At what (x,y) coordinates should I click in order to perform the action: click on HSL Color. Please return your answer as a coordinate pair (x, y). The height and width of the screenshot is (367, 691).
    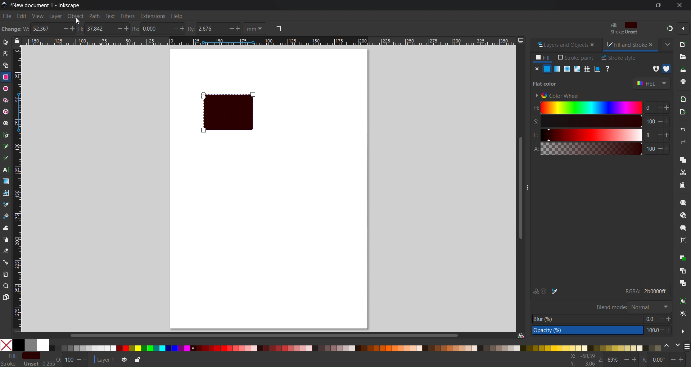
    Looking at the image, I should click on (651, 83).